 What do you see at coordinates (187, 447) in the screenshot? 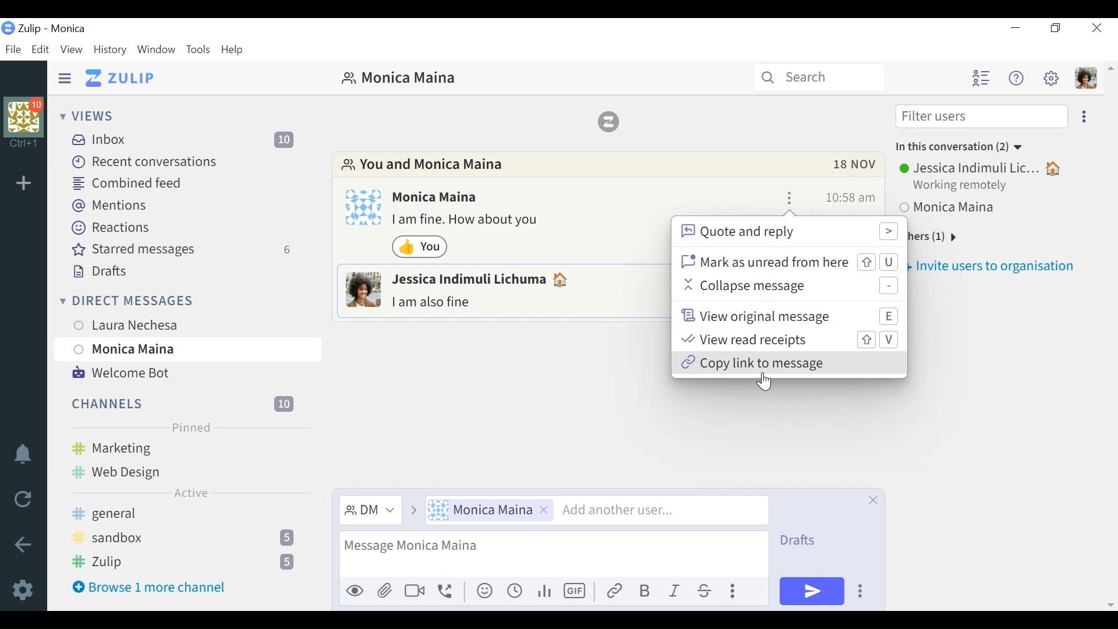
I see `Marketing` at bounding box center [187, 447].